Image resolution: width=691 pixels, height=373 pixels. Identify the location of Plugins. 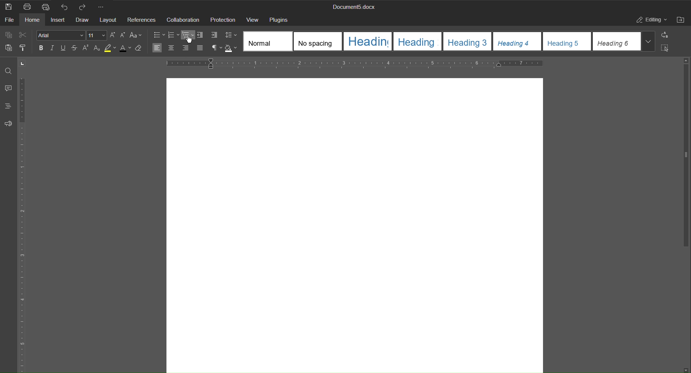
(281, 20).